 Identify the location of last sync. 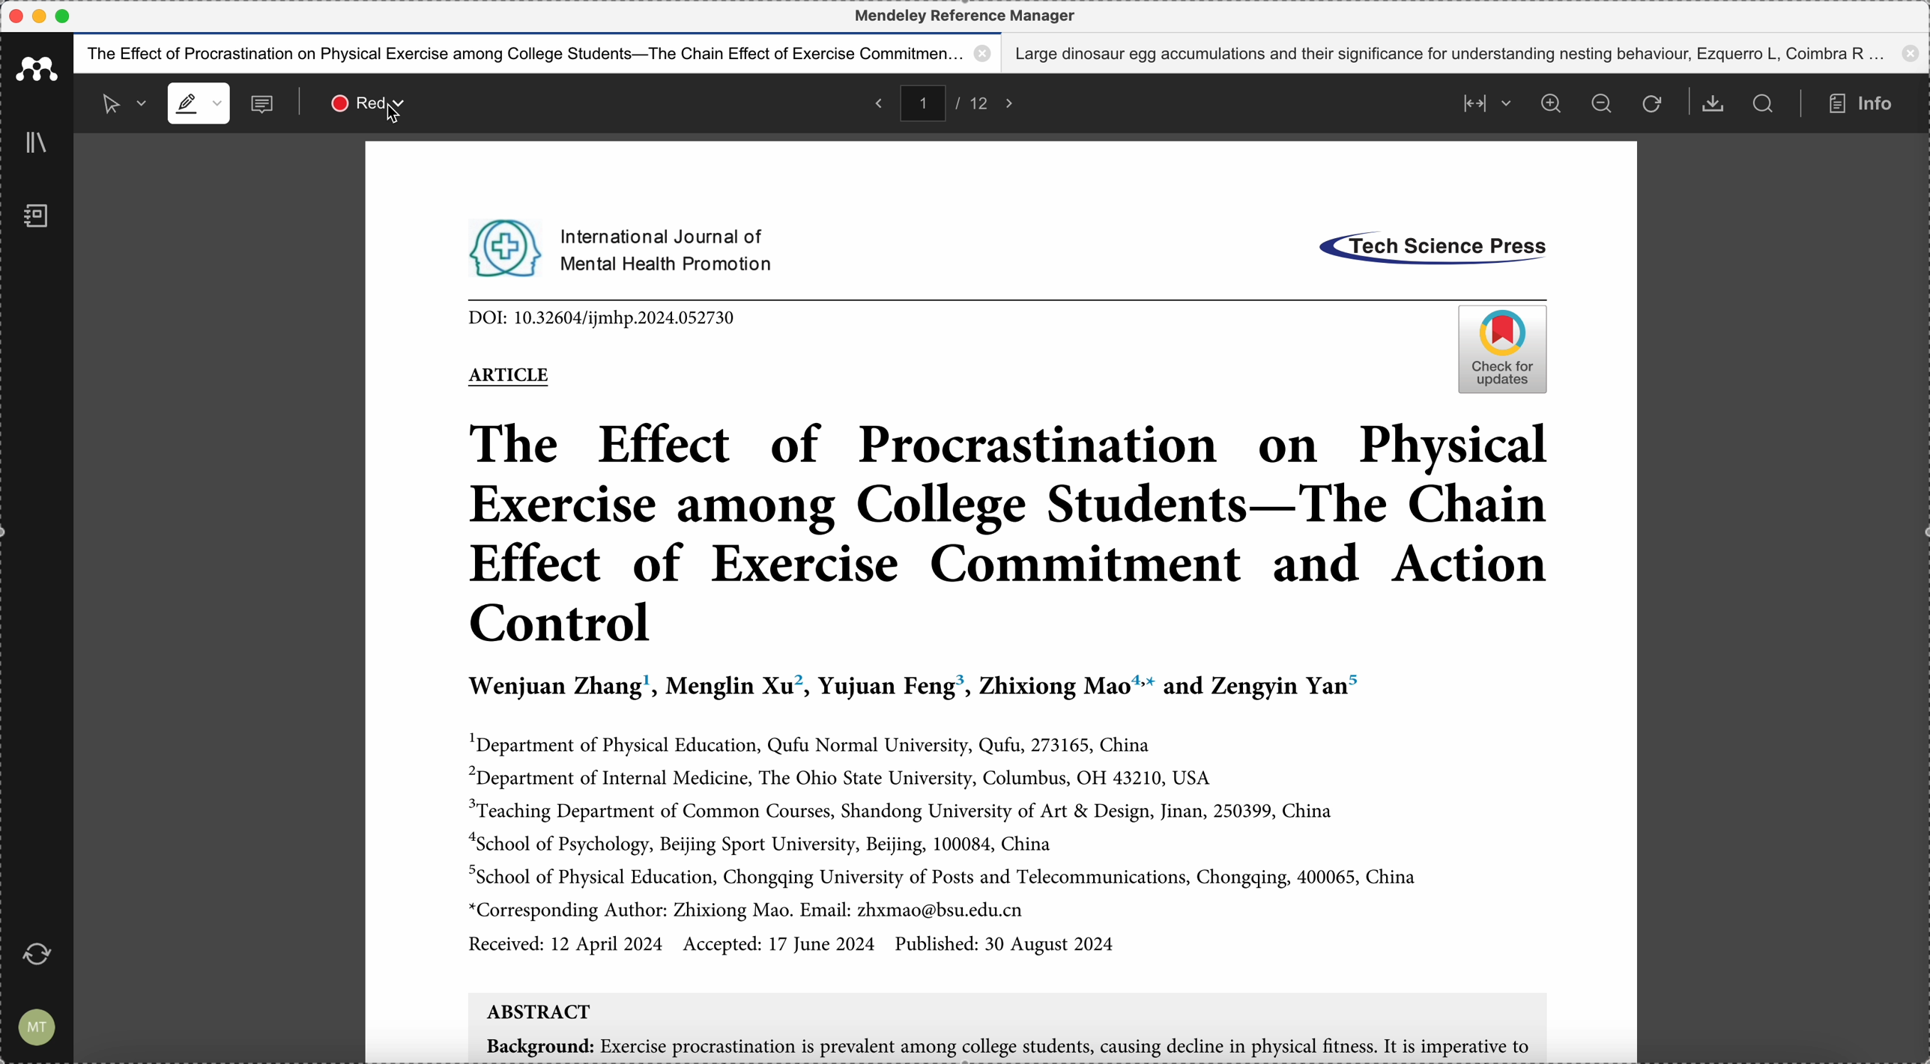
(43, 953).